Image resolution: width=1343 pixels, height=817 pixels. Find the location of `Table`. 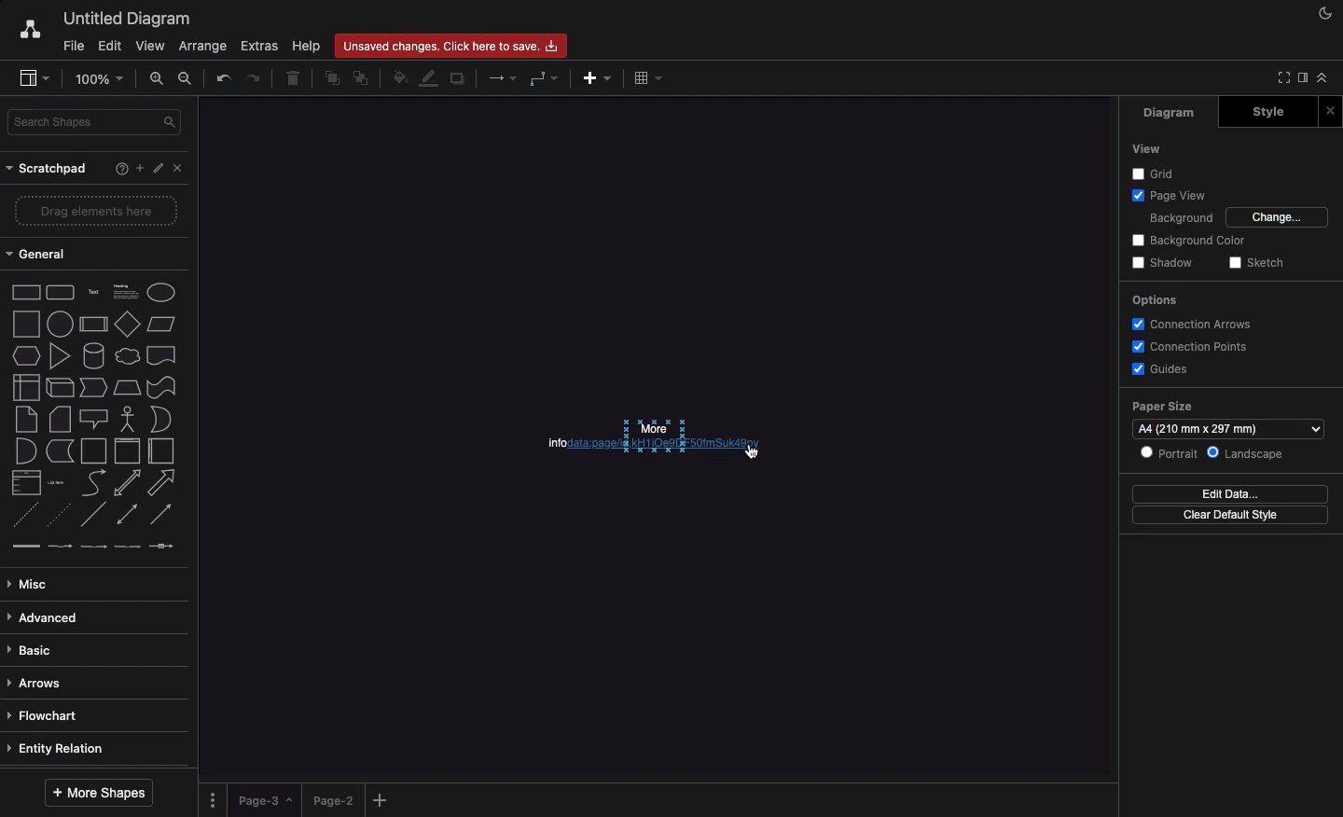

Table is located at coordinates (649, 77).